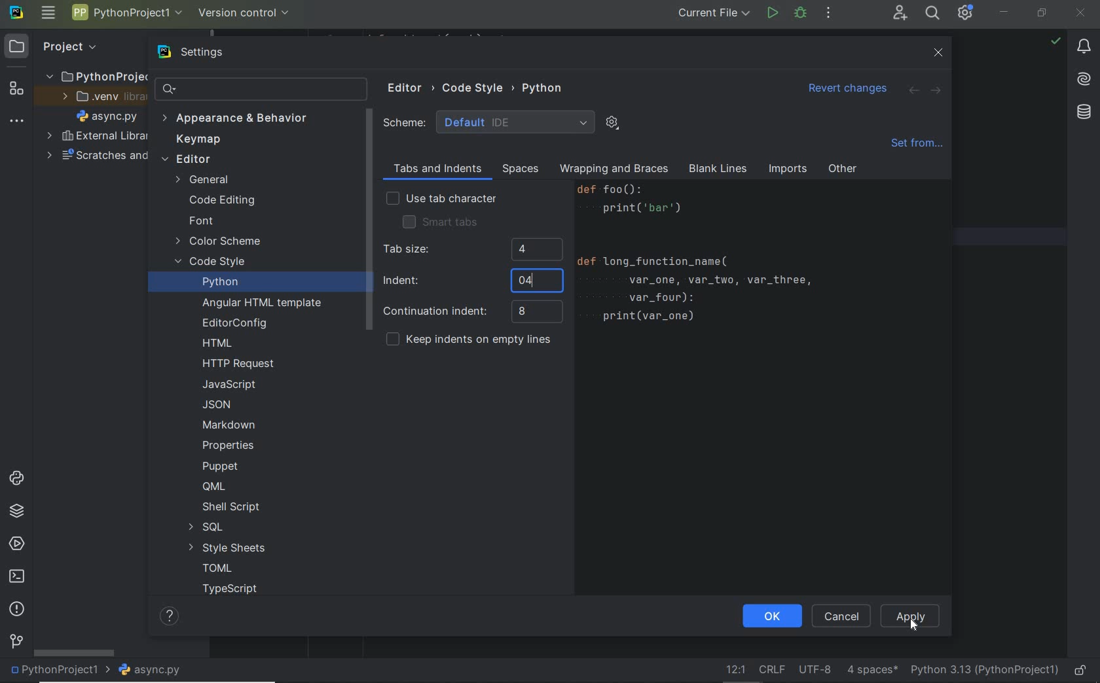 The width and height of the screenshot is (1100, 683). What do you see at coordinates (16, 610) in the screenshot?
I see `problems` at bounding box center [16, 610].